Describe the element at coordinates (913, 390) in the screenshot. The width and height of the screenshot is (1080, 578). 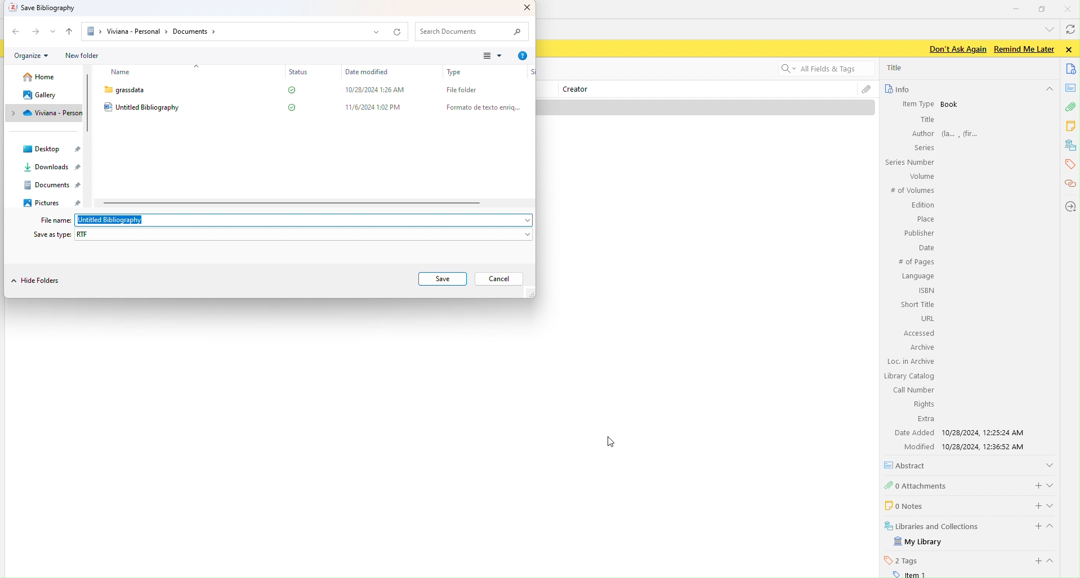
I see `Call Number` at that location.